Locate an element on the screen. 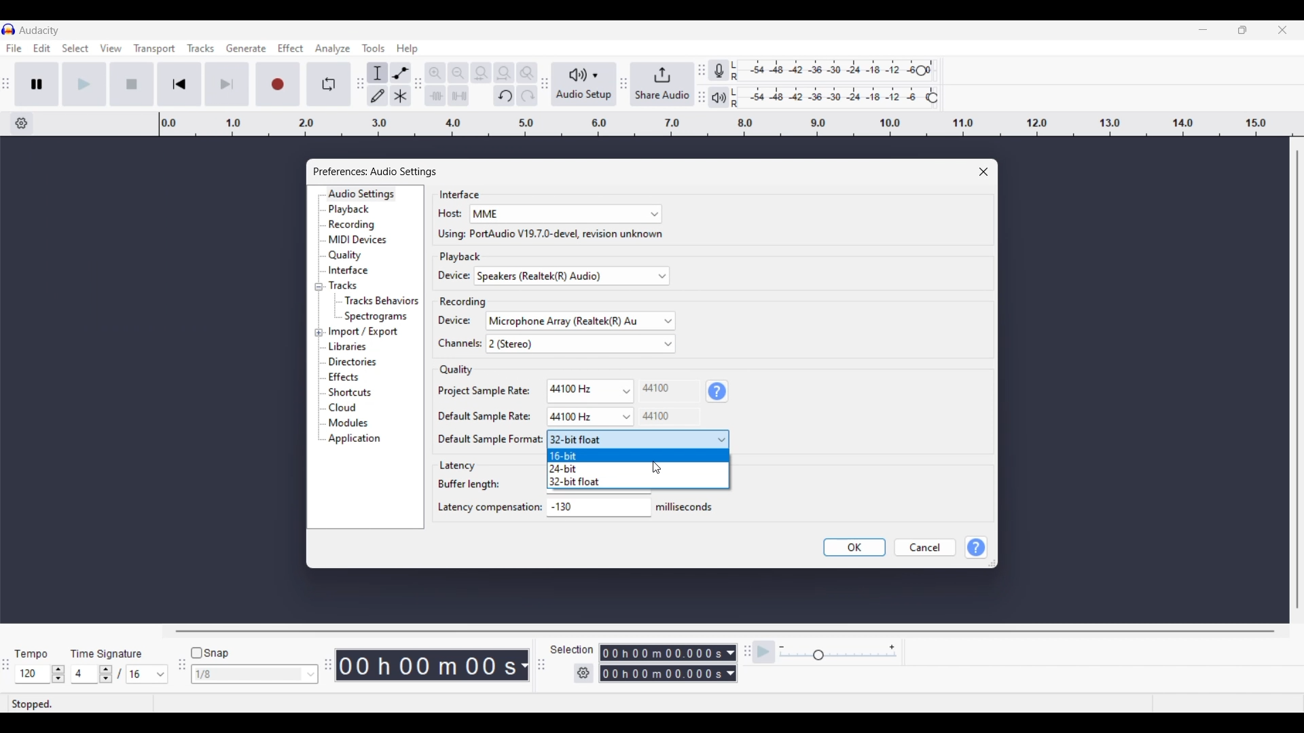 This screenshot has width=1304, height=733. Pause is located at coordinates (37, 83).